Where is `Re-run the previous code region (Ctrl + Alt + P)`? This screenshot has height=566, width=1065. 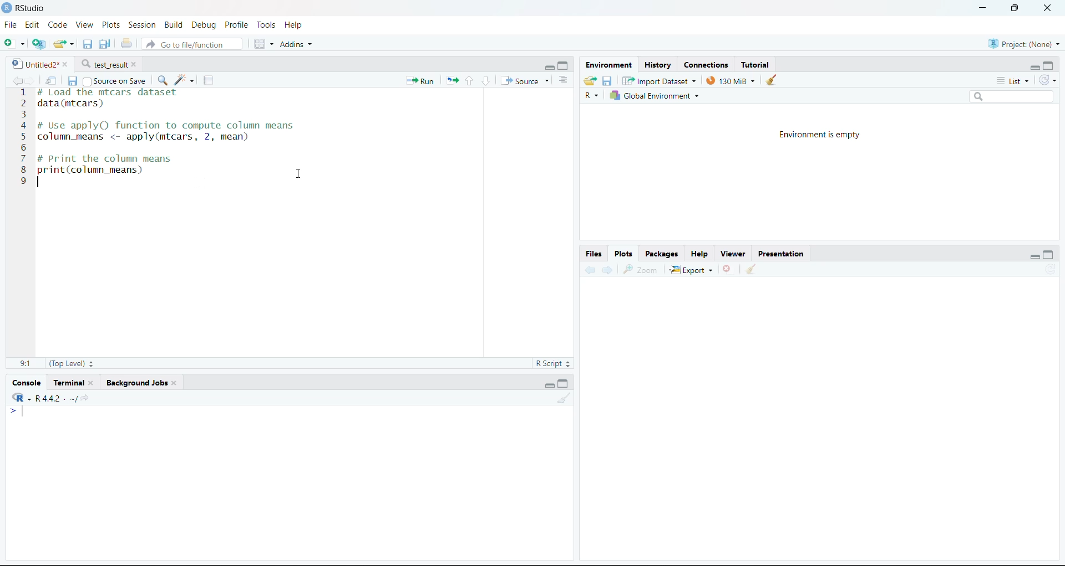 Re-run the previous code region (Ctrl + Alt + P) is located at coordinates (452, 81).